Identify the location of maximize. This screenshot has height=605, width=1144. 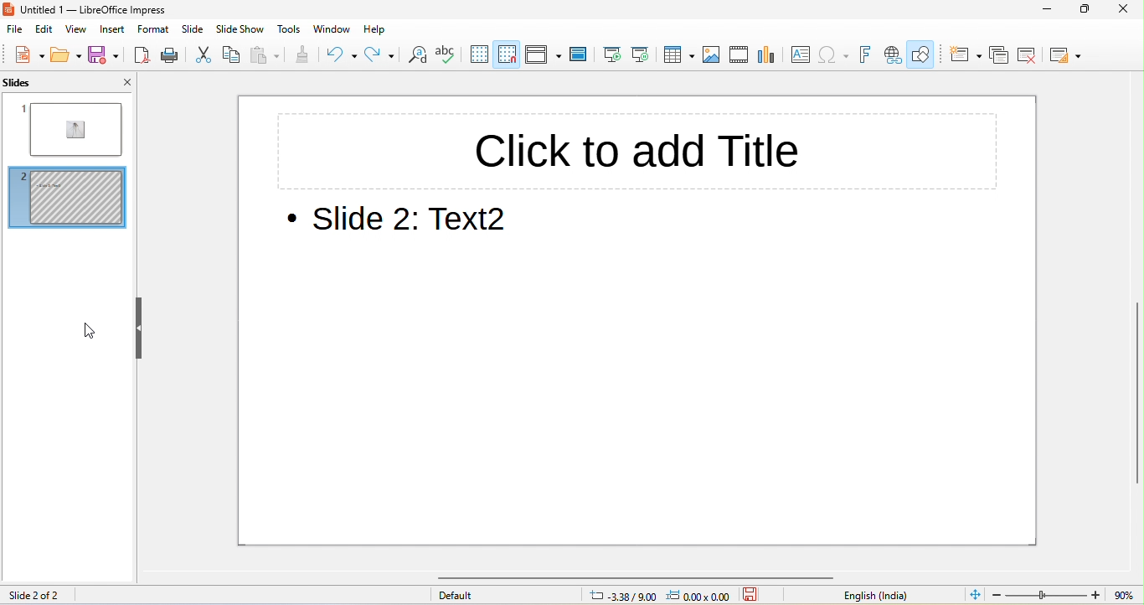
(1085, 8).